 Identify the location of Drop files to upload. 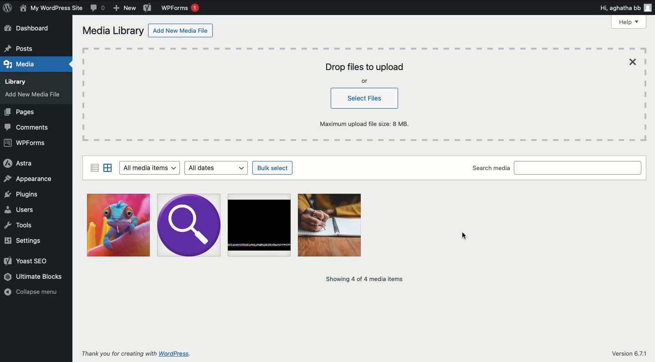
(364, 67).